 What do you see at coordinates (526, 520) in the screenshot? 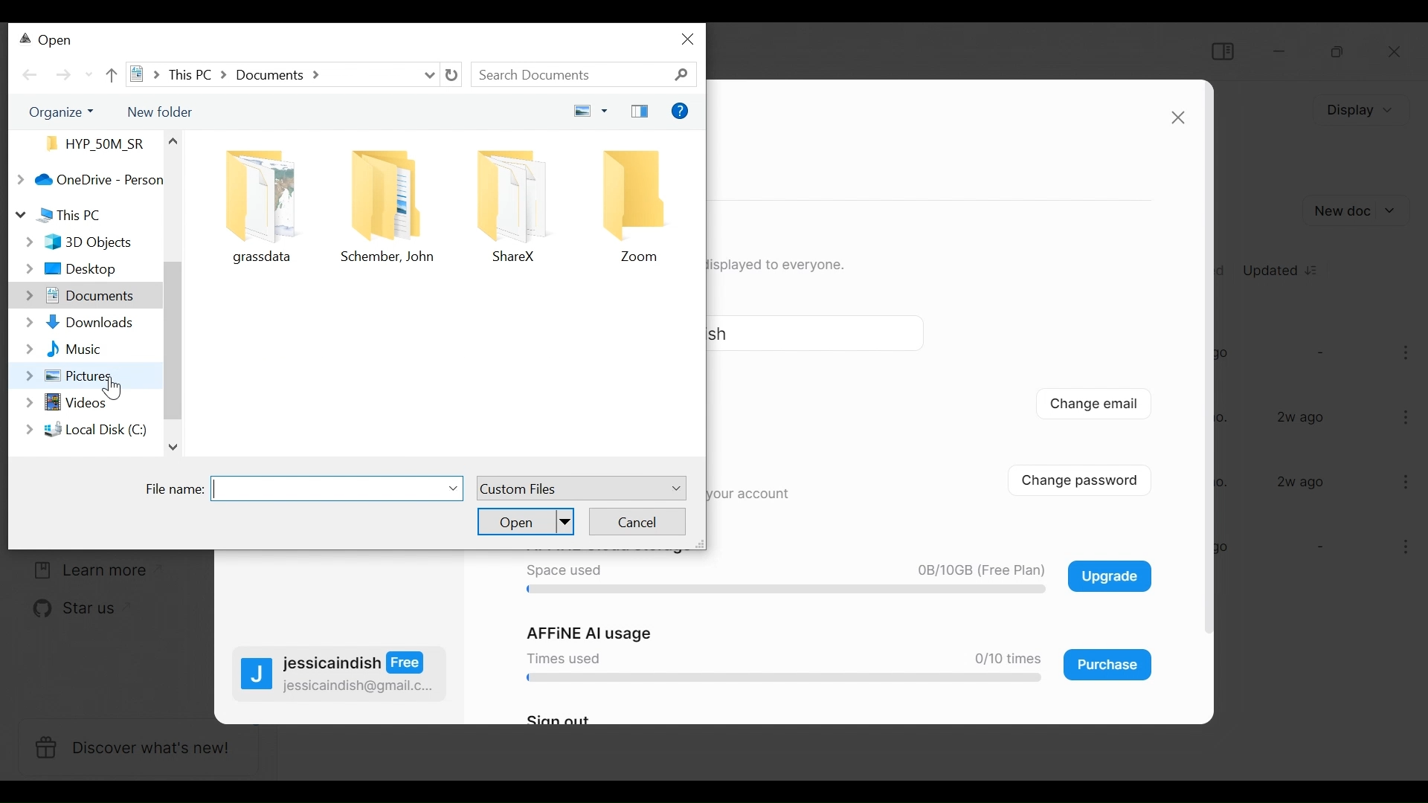
I see `Open` at bounding box center [526, 520].